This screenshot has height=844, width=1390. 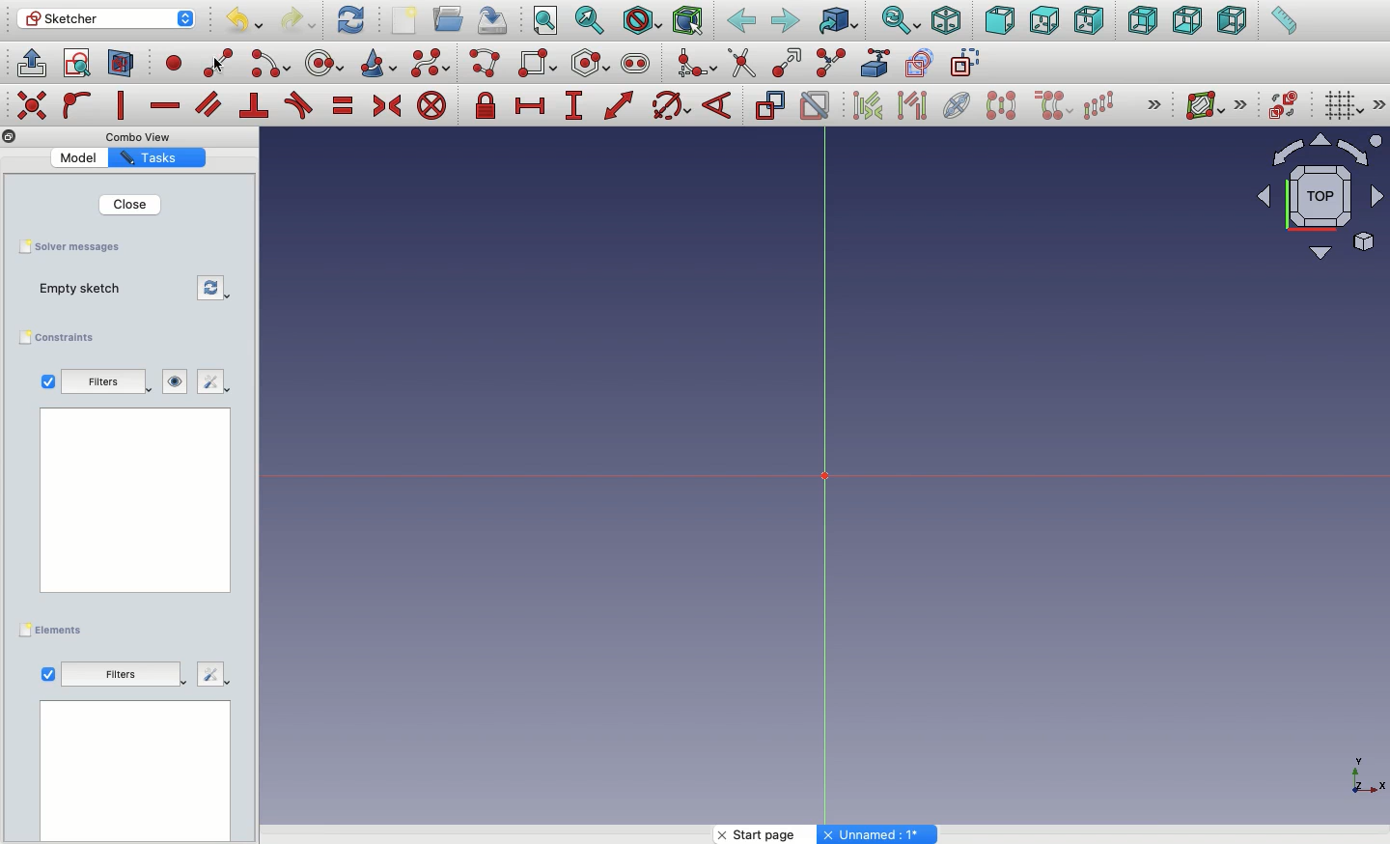 I want to click on Constrain point on to object, so click(x=77, y=107).